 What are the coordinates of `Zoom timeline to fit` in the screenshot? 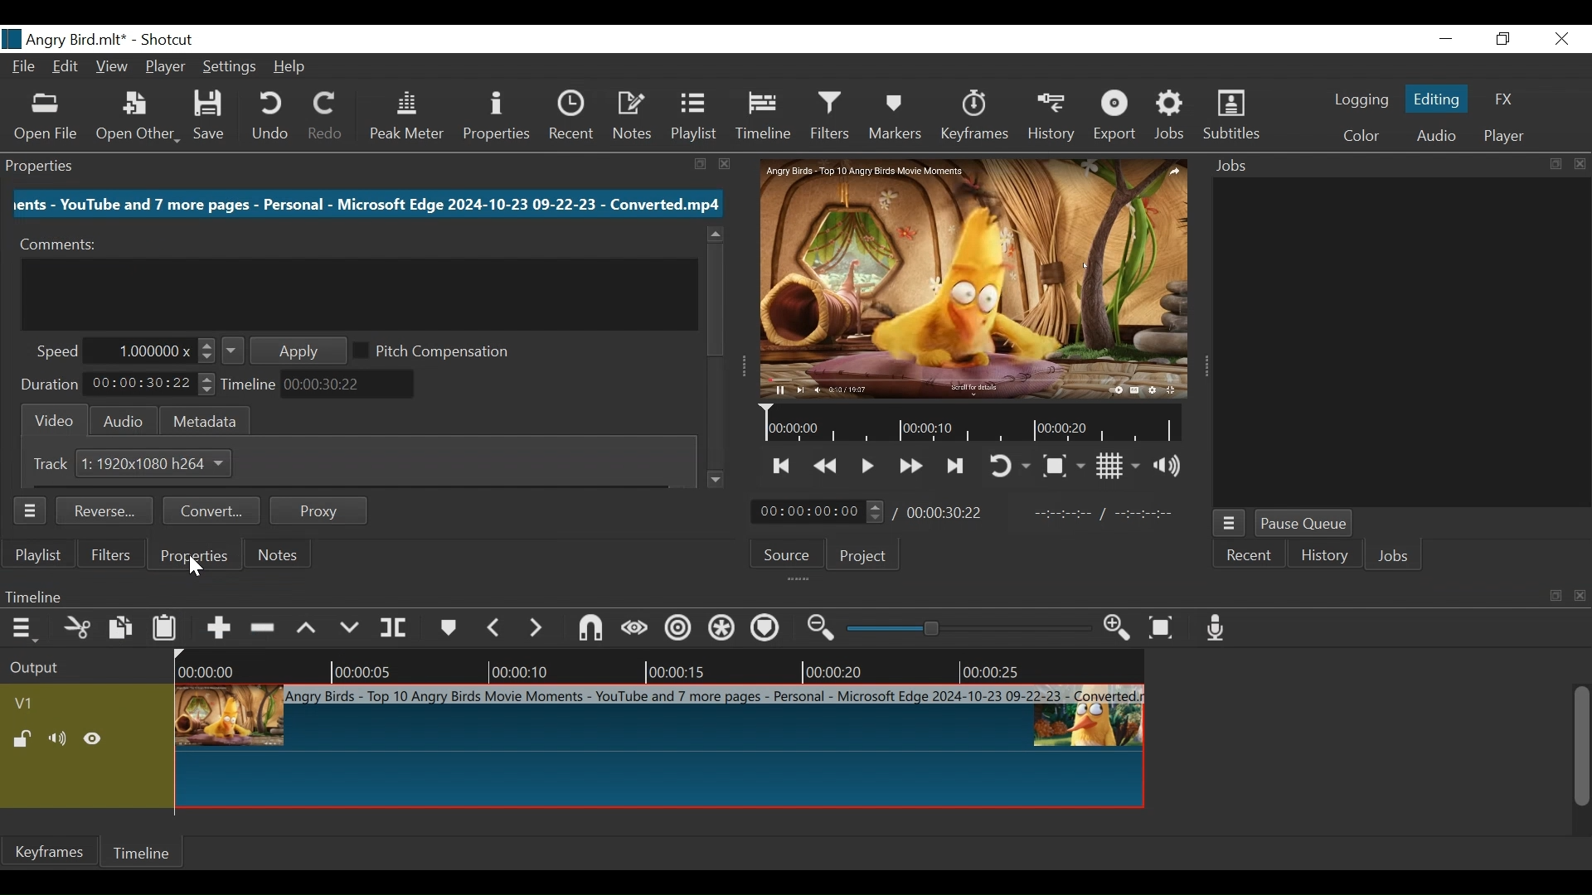 It's located at (1165, 628).